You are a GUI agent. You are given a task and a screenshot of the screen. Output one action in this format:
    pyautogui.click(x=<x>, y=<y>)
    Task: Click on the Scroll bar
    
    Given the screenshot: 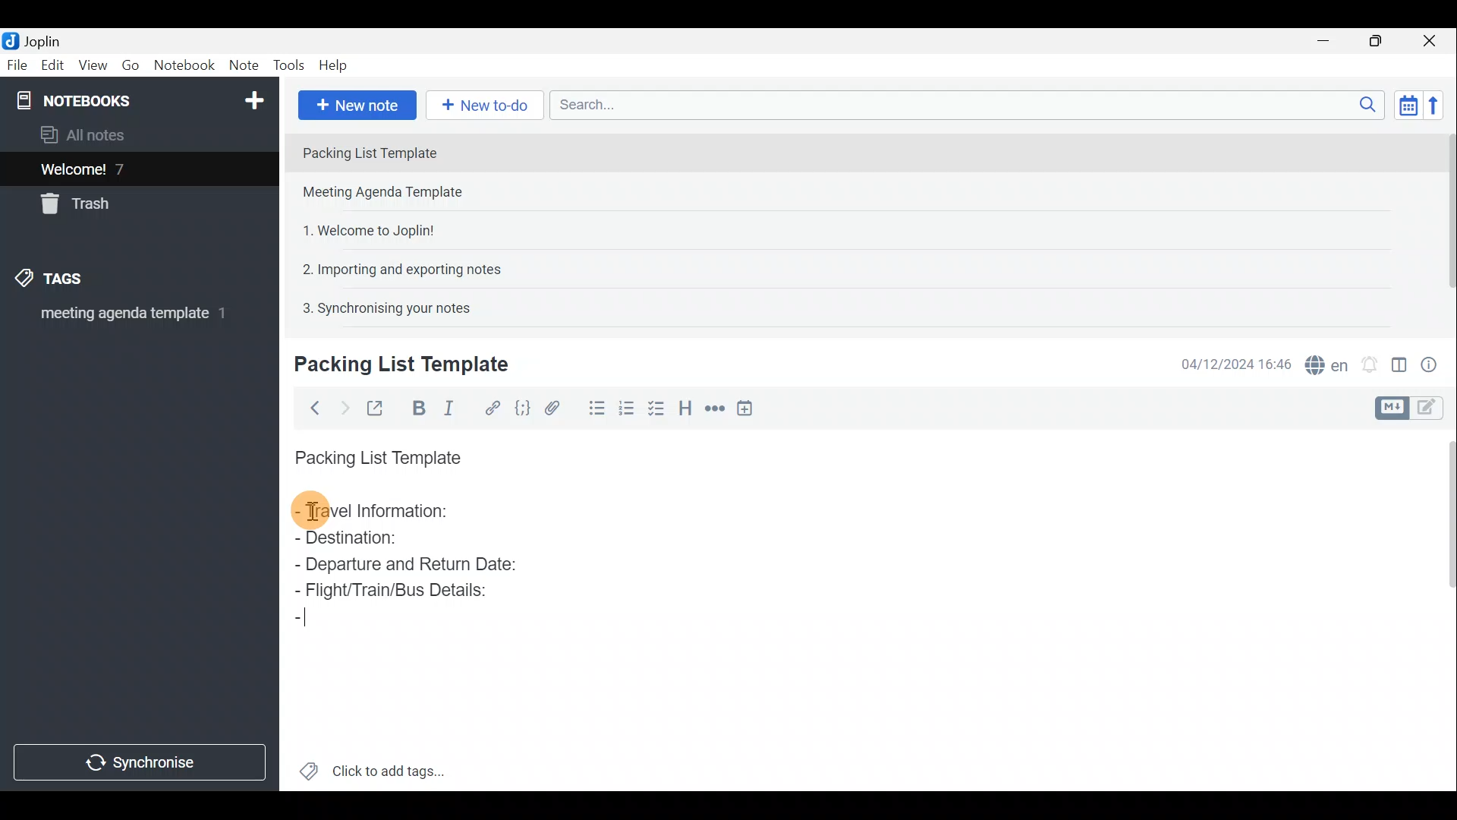 What is the action you would take?
    pyautogui.click(x=1443, y=222)
    